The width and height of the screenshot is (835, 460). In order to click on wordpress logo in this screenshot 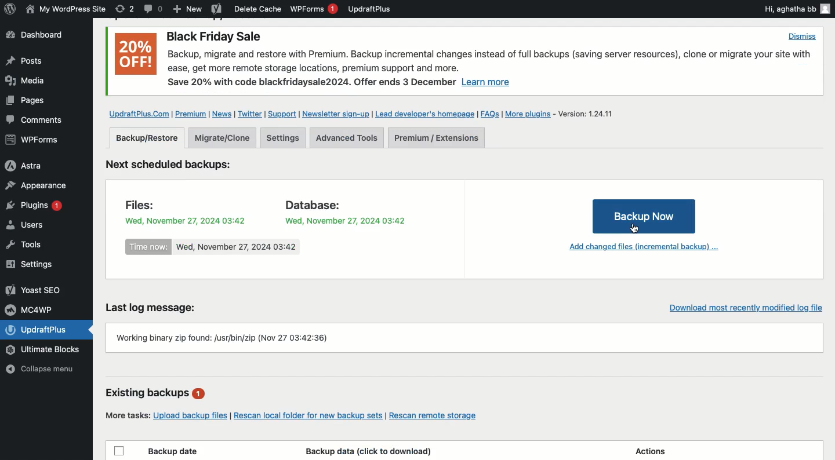, I will do `click(10, 9)`.